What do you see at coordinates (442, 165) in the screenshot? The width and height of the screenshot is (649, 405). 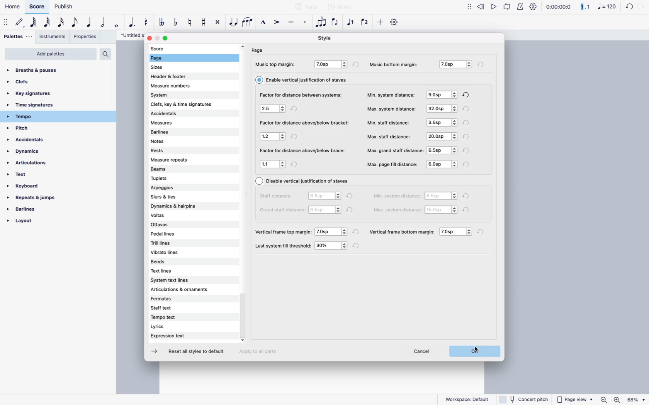 I see `options` at bounding box center [442, 165].